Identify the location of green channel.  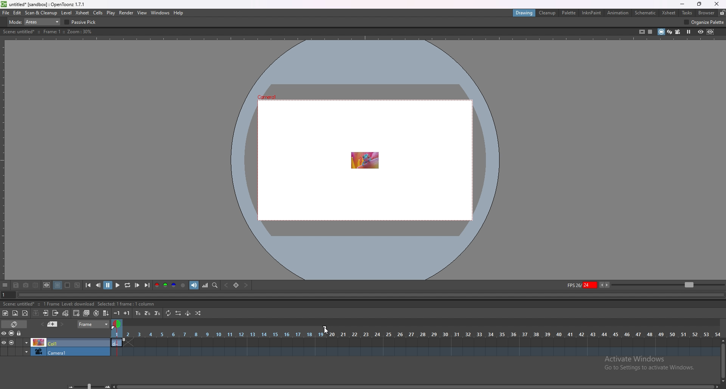
(166, 285).